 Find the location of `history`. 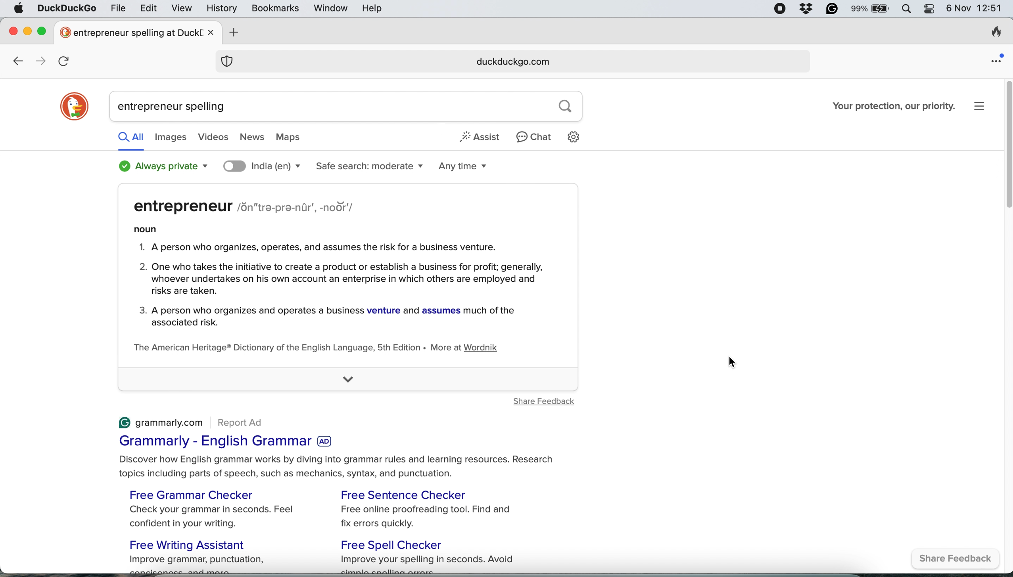

history is located at coordinates (221, 8).